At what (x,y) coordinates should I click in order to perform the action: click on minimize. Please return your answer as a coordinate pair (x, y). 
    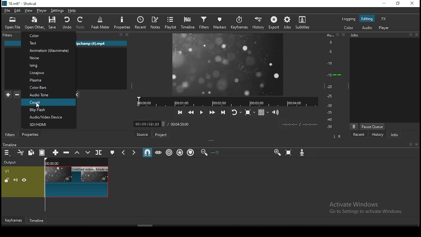
    Looking at the image, I should click on (384, 4).